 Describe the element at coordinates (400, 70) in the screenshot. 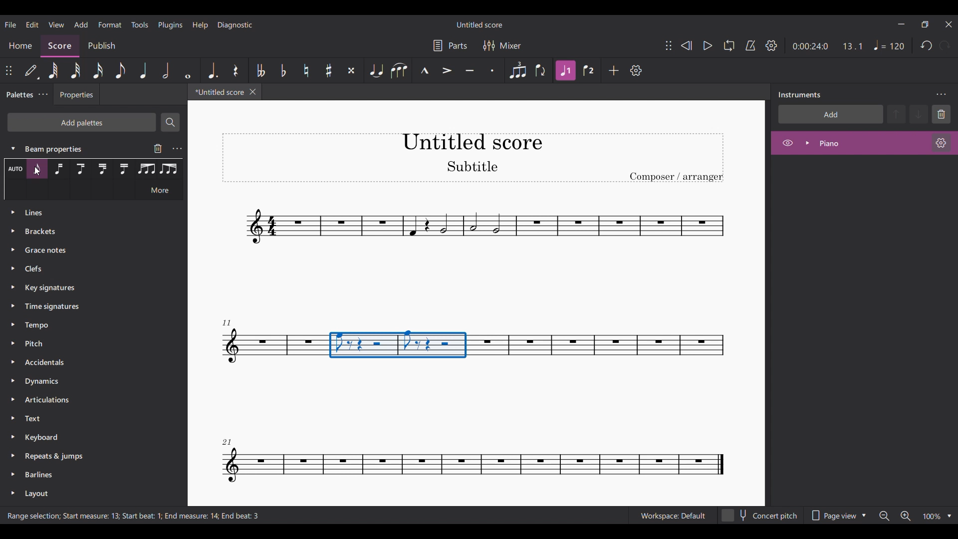

I see `Slur` at that location.